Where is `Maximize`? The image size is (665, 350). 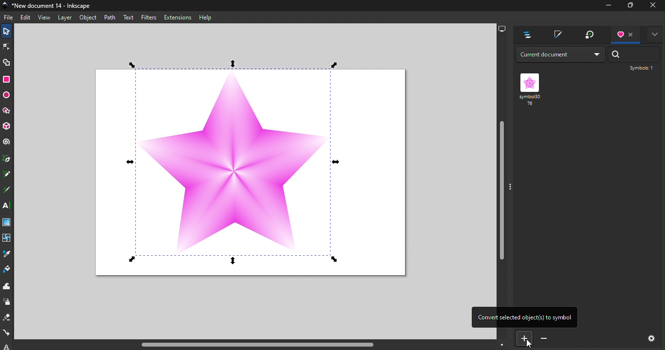 Maximize is located at coordinates (627, 6).